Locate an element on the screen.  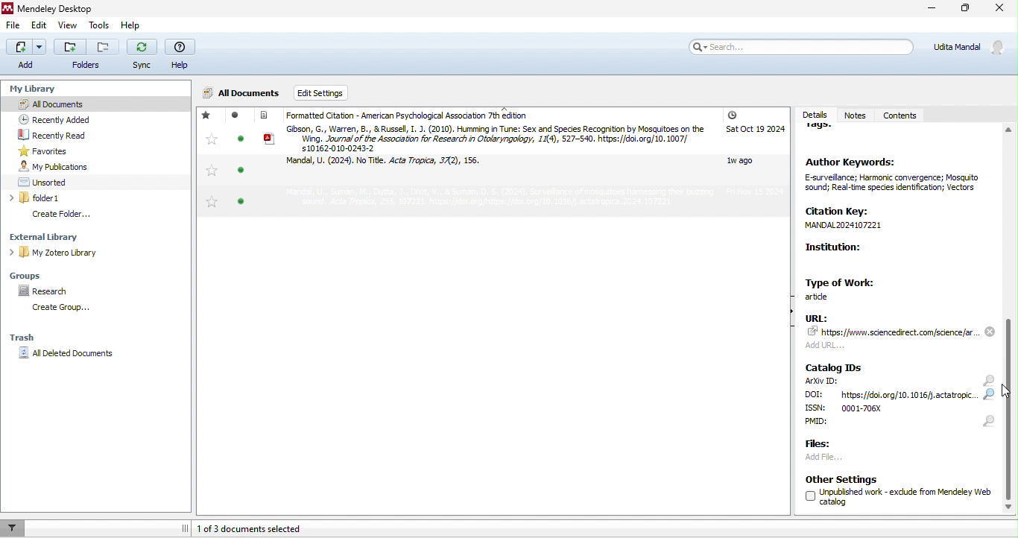
DOI is located at coordinates (893, 395).